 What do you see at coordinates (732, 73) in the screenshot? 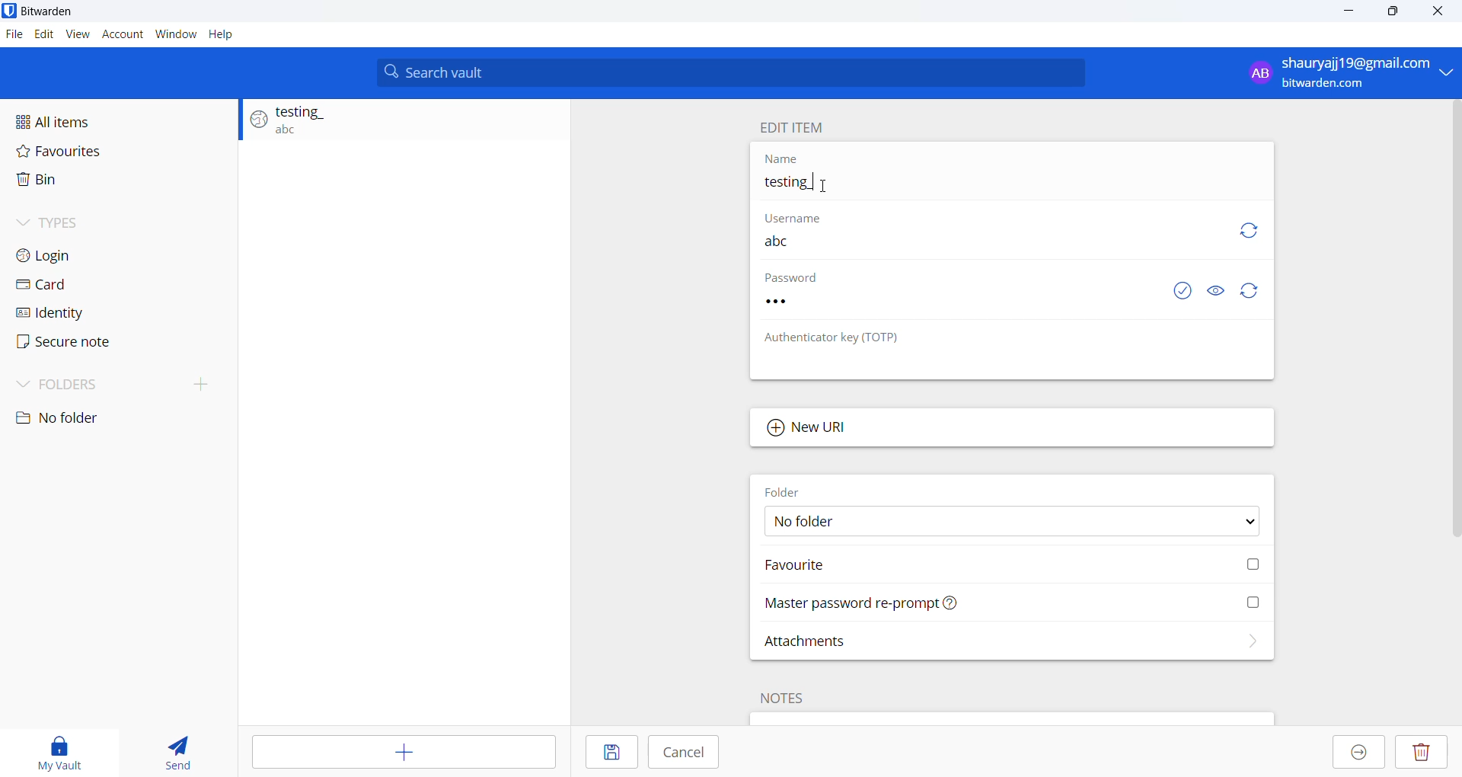
I see `Search bar` at bounding box center [732, 73].